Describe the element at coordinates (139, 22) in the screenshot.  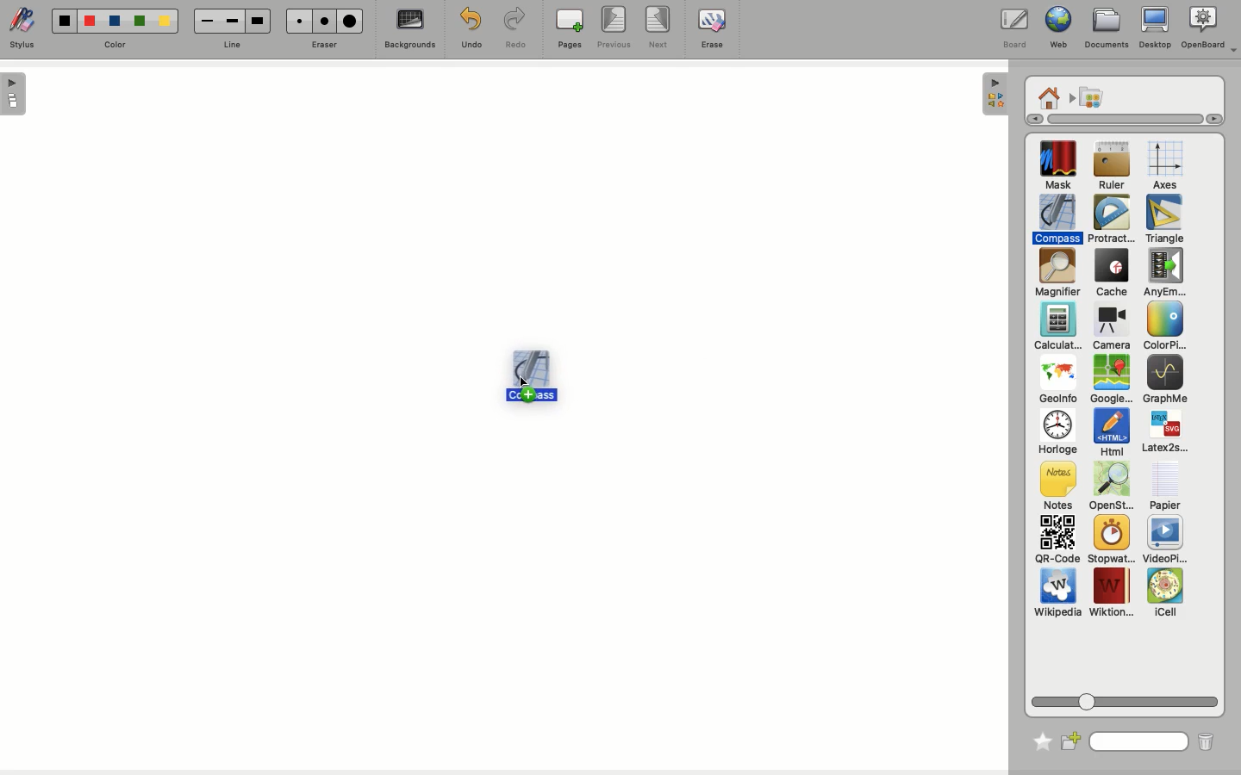
I see `color 4` at that location.